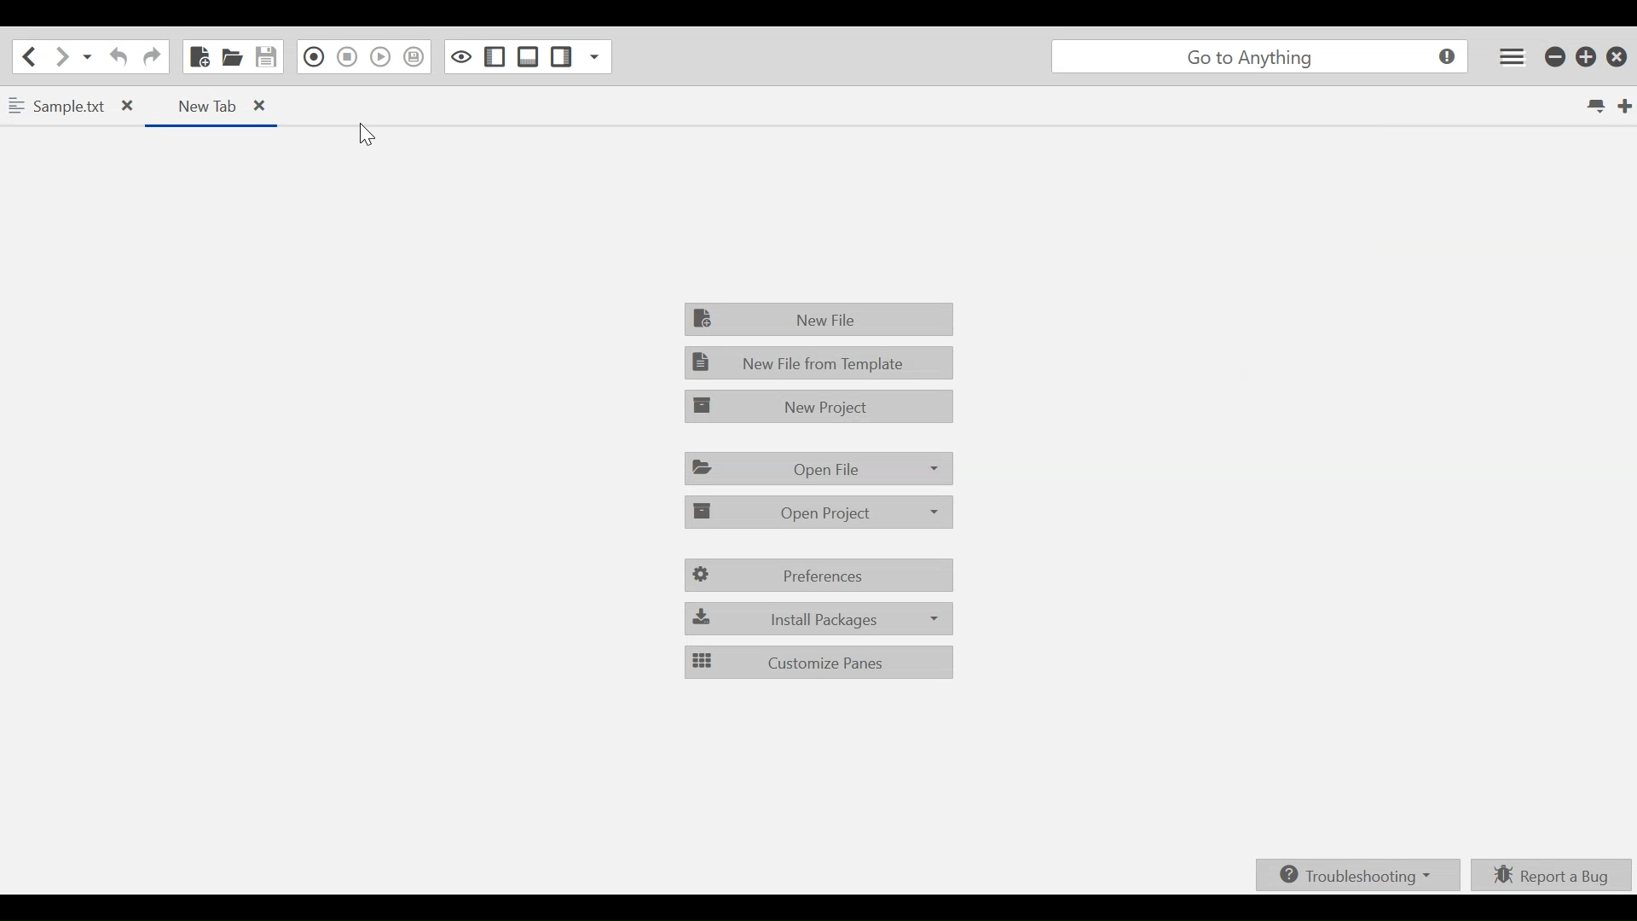  What do you see at coordinates (1617, 57) in the screenshot?
I see `Close` at bounding box center [1617, 57].